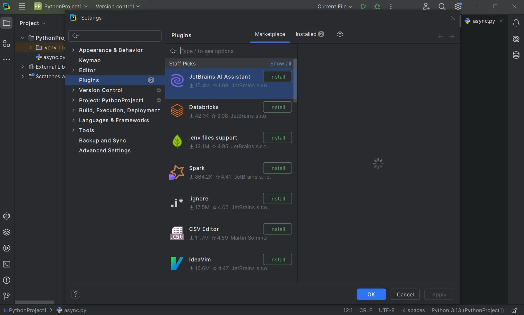  I want to click on plugins, so click(184, 36).